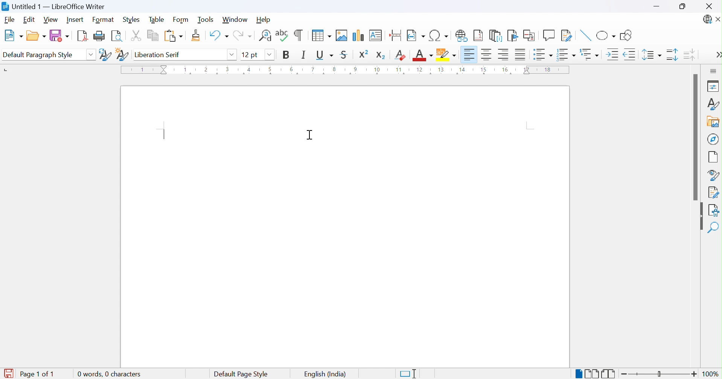 The height and width of the screenshot is (379, 722). What do you see at coordinates (197, 35) in the screenshot?
I see `Clone formatting` at bounding box center [197, 35].